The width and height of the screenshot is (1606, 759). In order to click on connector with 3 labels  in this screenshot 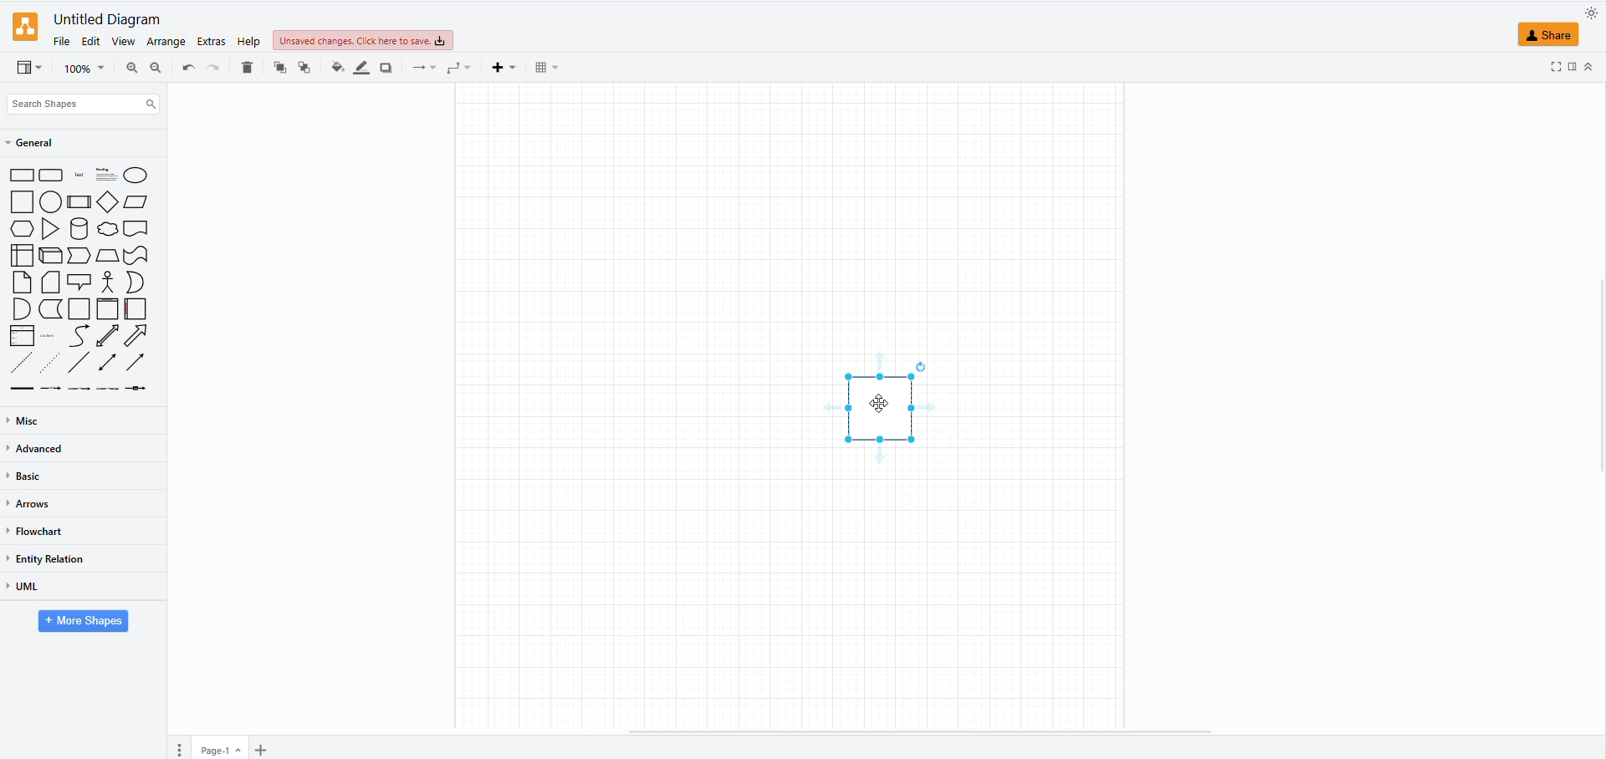, I will do `click(108, 389)`.